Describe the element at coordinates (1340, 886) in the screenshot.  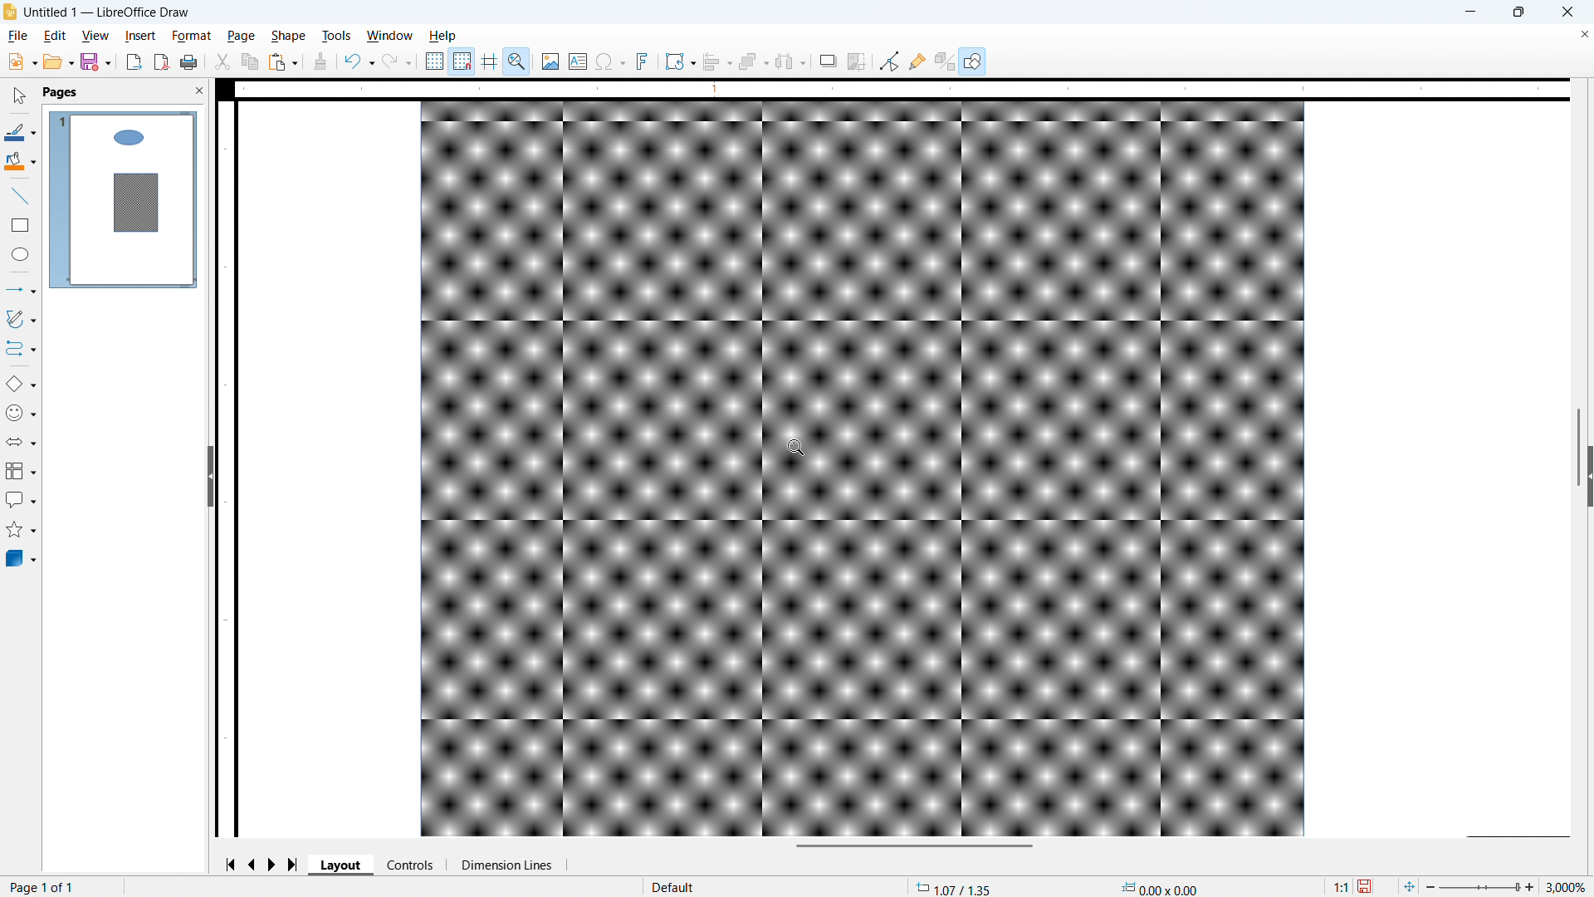
I see `Scaling factor ` at that location.